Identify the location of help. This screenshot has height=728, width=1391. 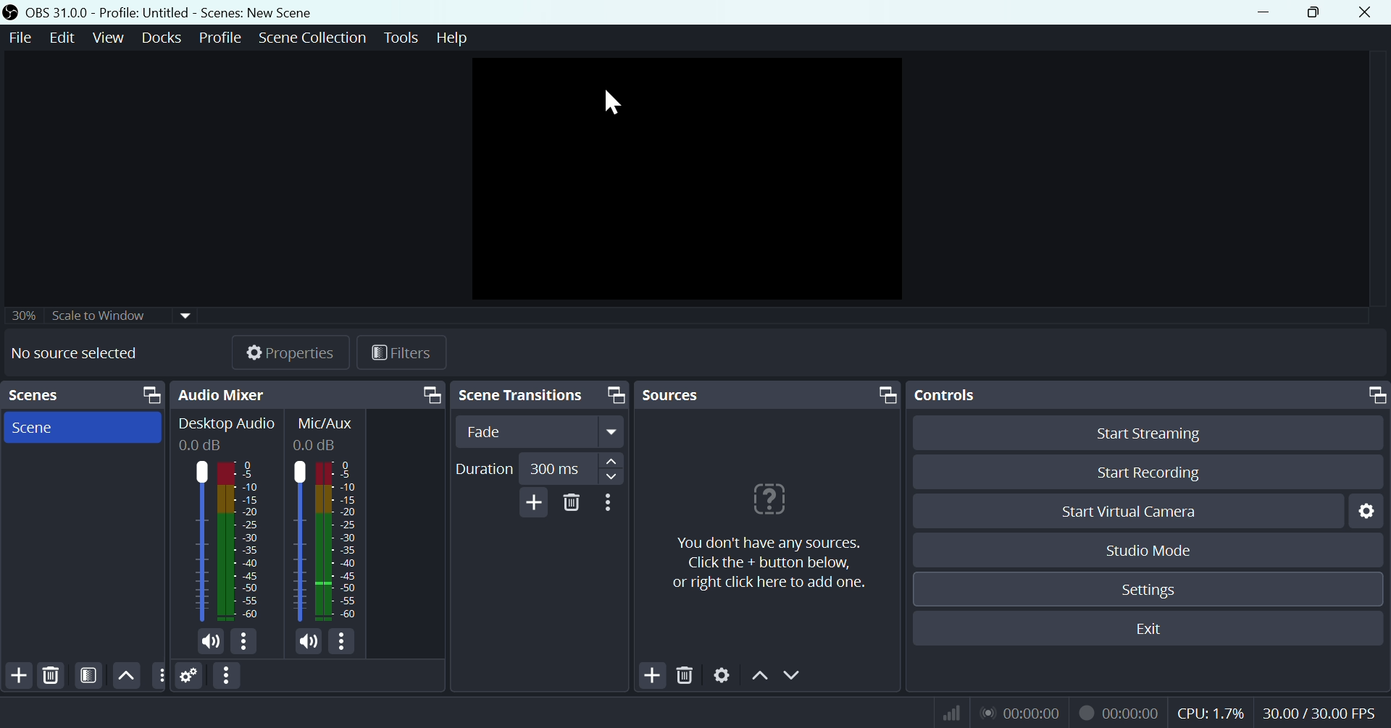
(460, 41).